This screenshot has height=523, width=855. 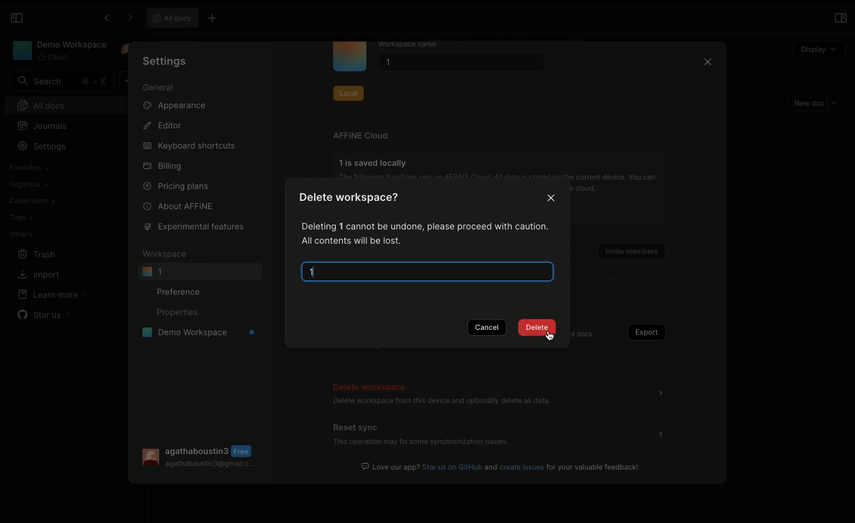 What do you see at coordinates (191, 226) in the screenshot?
I see `Experimental features` at bounding box center [191, 226].